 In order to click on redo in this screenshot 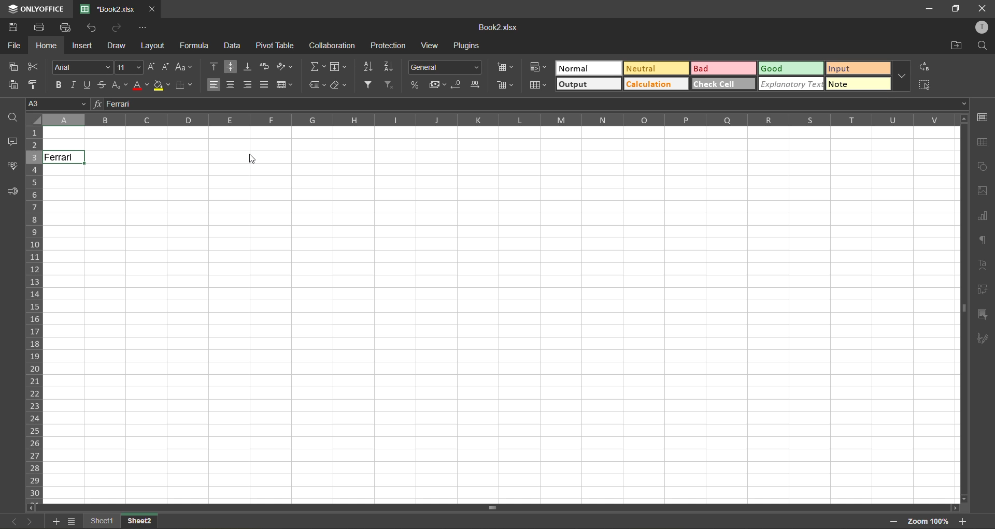, I will do `click(117, 27)`.